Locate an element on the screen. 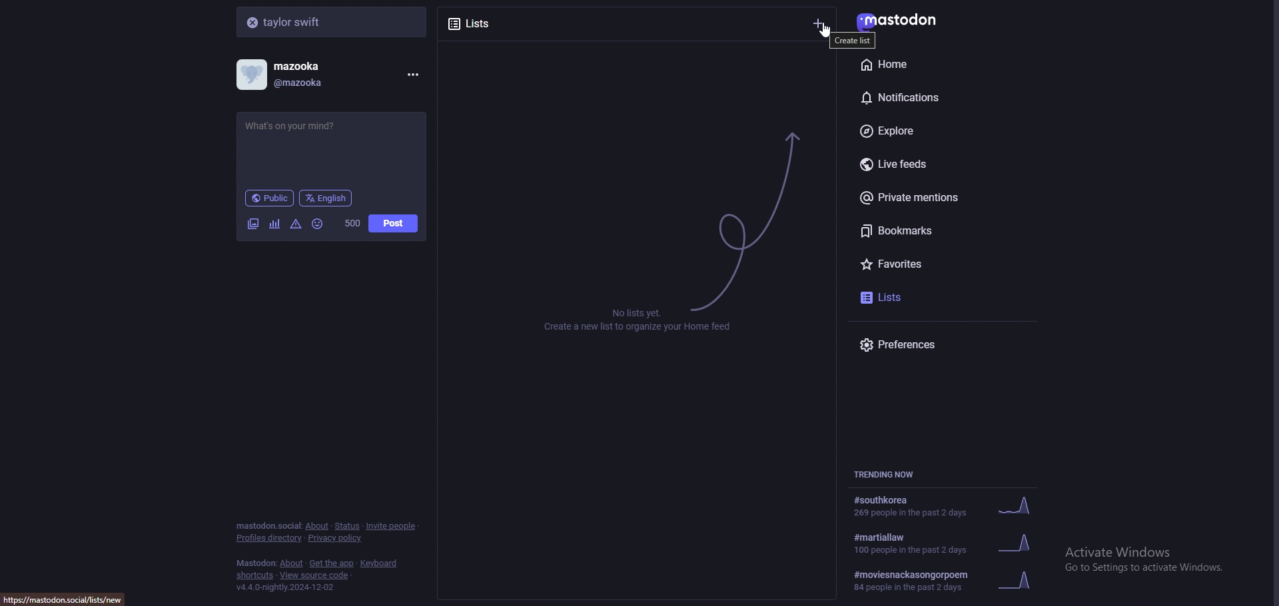 This screenshot has width=1279, height=606. home is located at coordinates (926, 64).